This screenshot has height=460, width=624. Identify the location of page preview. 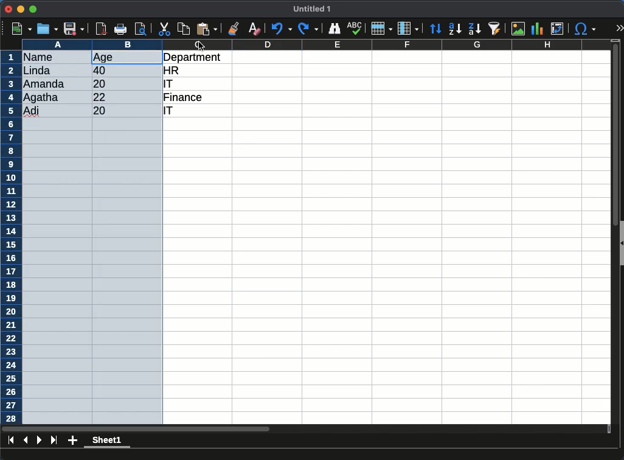
(143, 29).